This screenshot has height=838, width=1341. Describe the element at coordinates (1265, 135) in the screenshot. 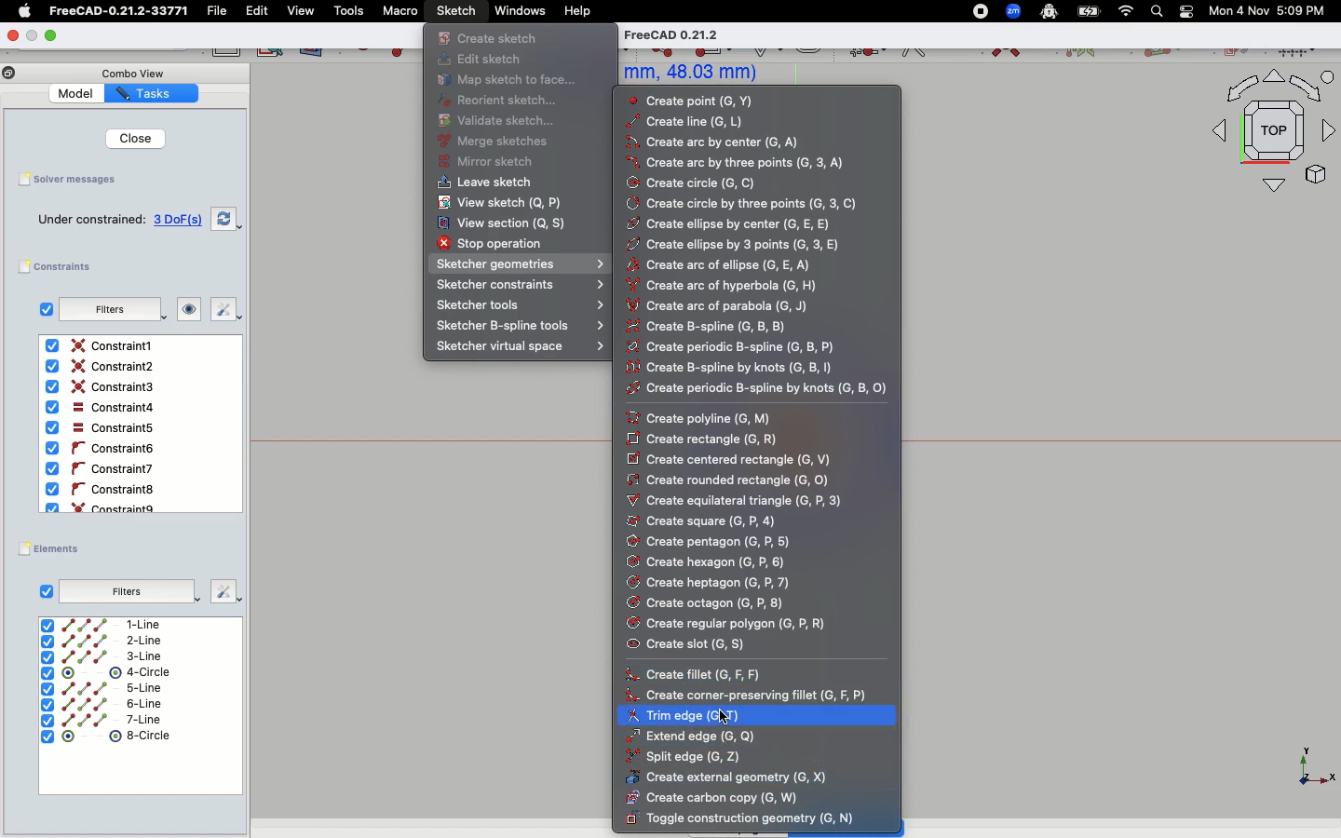

I see `Top` at that location.